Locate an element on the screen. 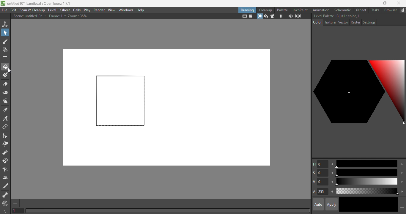  Increase is located at coordinates (402, 191).